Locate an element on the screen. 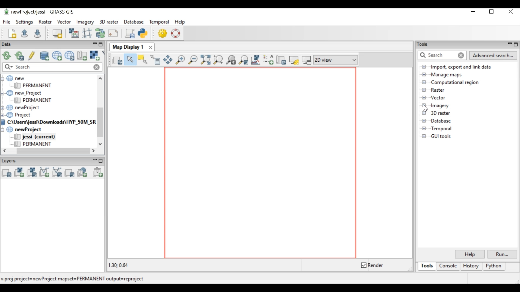  Download sample project is located at coordinates (70, 56).